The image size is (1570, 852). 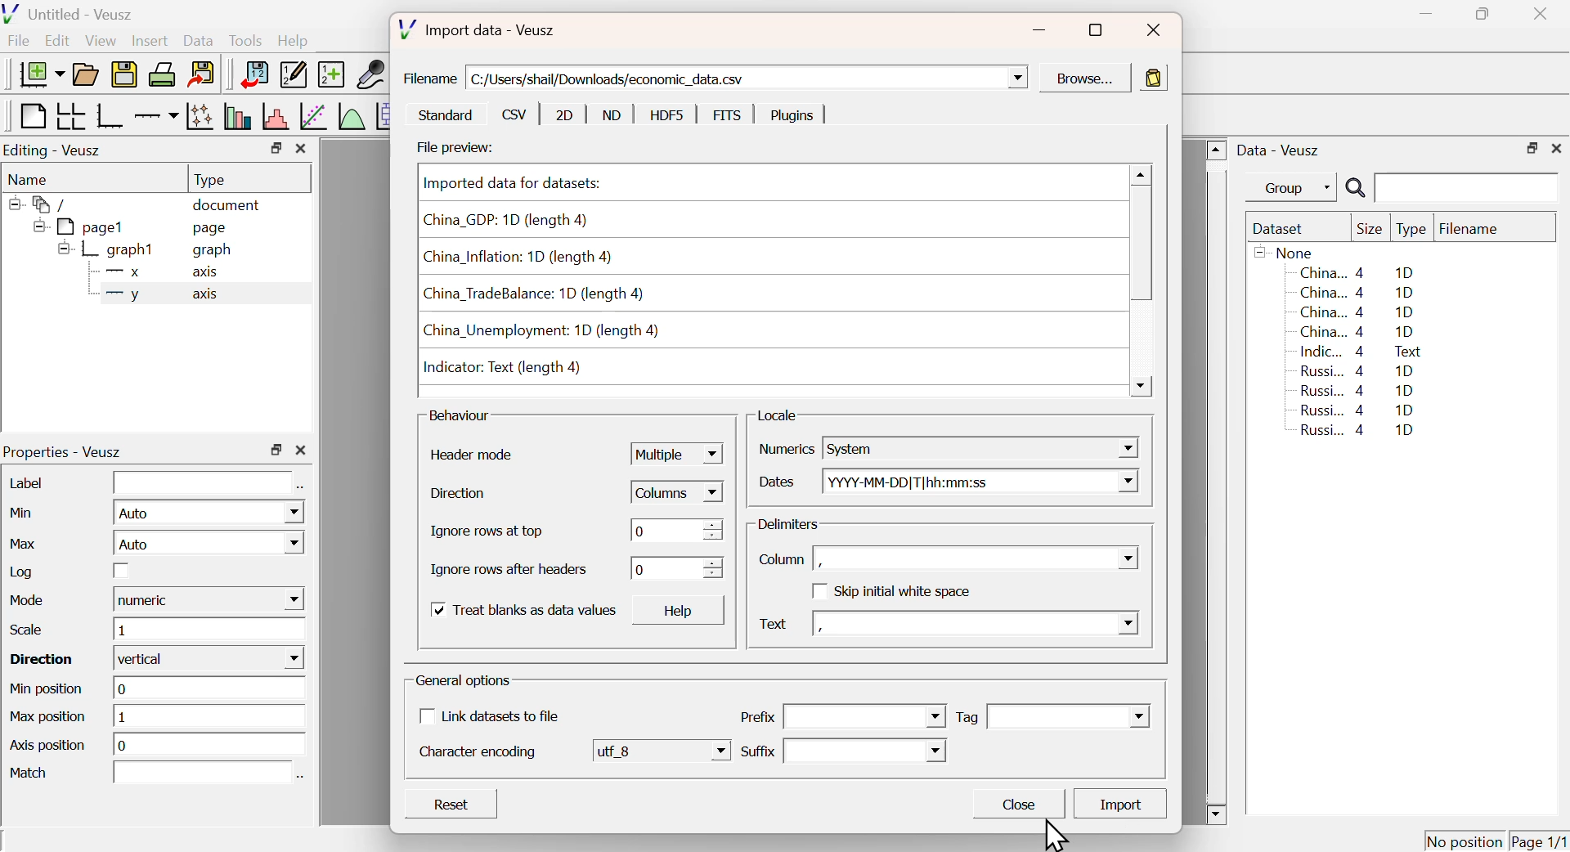 I want to click on Help, so click(x=676, y=611).